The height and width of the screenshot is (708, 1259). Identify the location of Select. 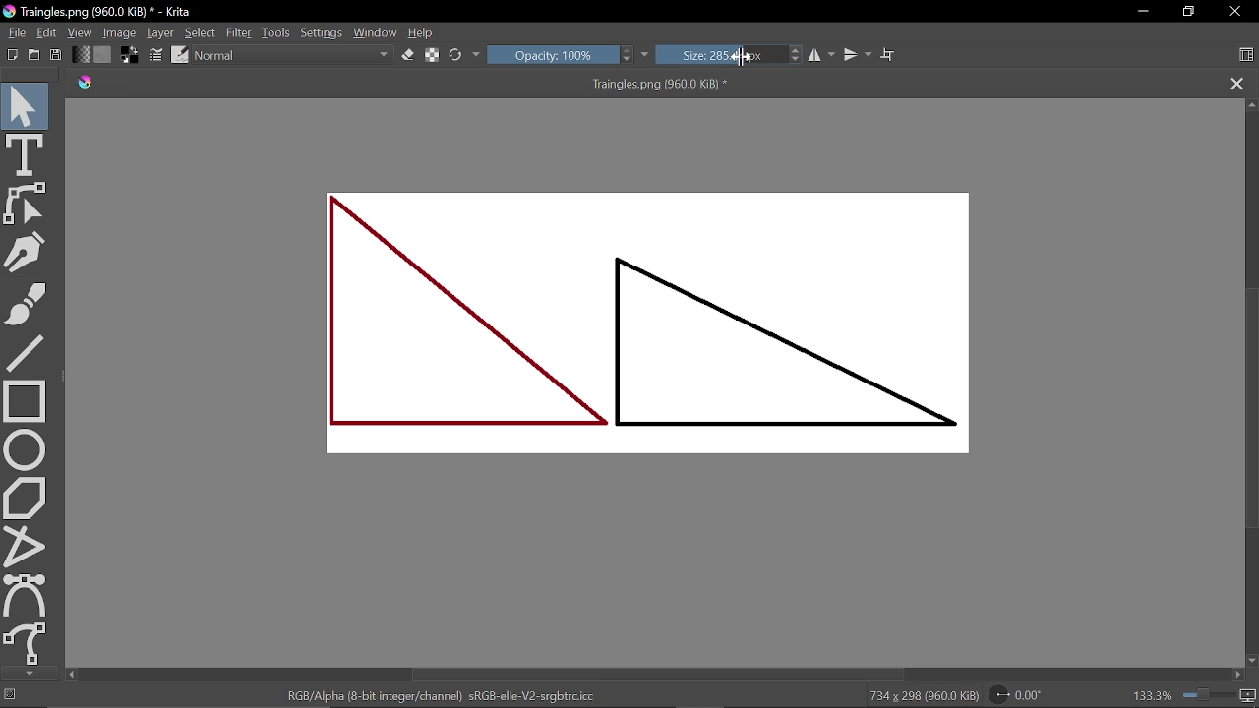
(201, 33).